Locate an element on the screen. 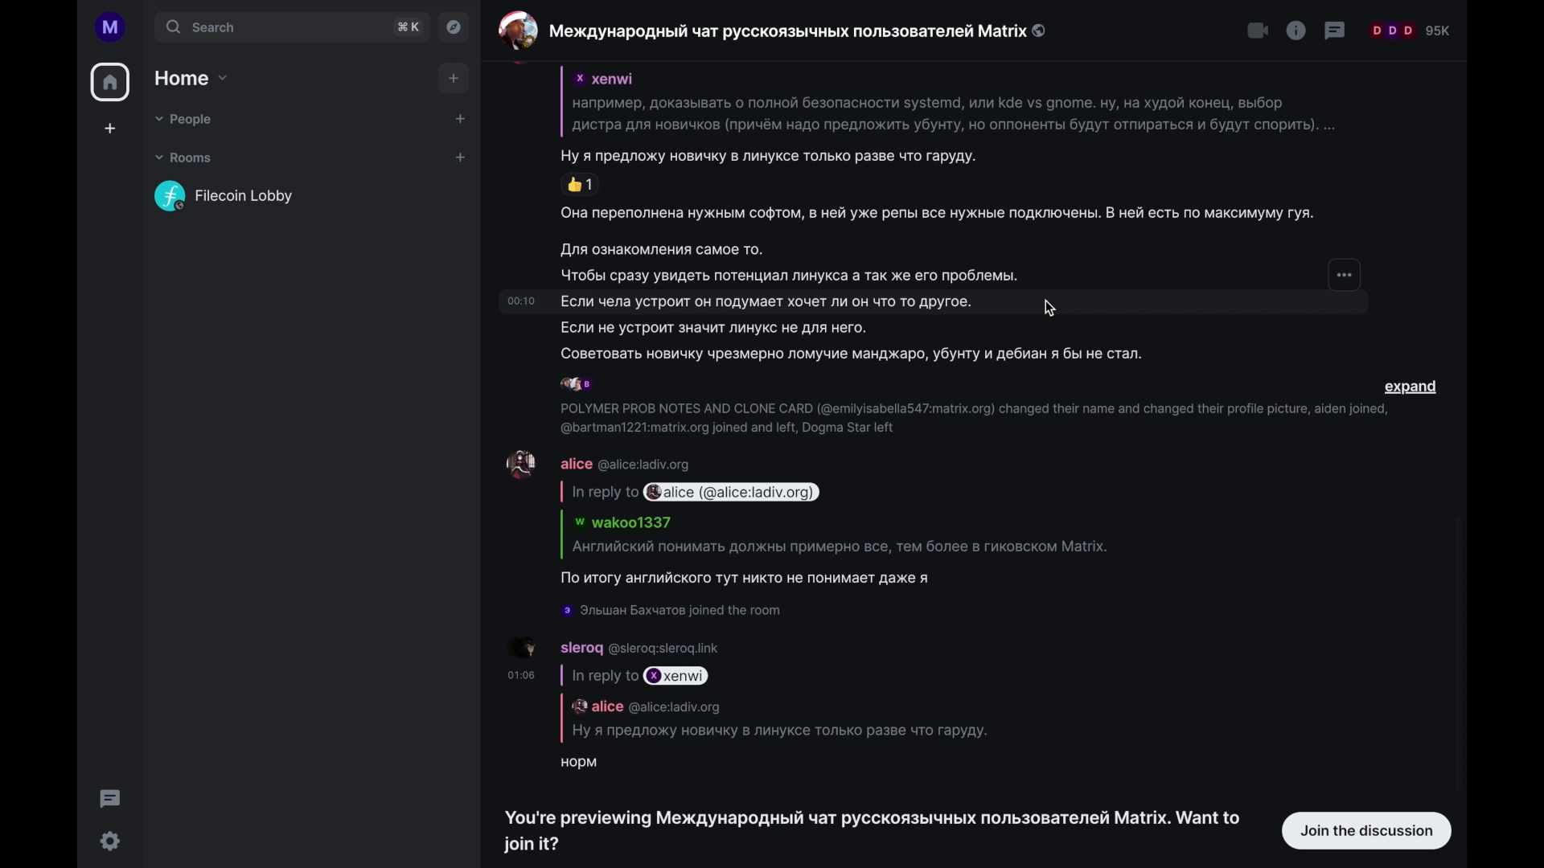 The image size is (1544, 868). add is located at coordinates (111, 129).